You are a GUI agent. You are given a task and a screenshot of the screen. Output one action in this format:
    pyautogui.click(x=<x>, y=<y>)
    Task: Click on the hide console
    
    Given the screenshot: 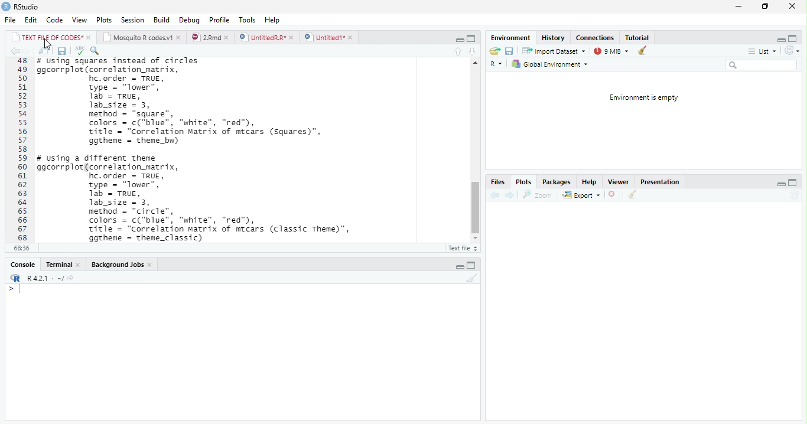 What is the action you would take?
    pyautogui.click(x=473, y=264)
    